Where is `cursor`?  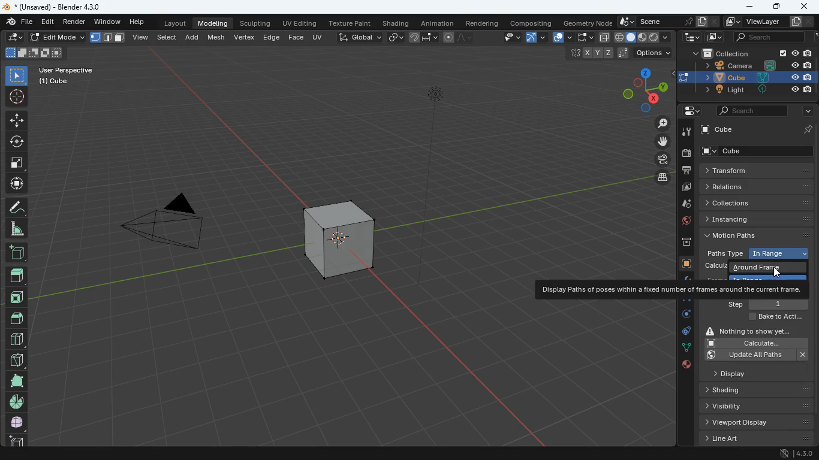
cursor is located at coordinates (780, 271).